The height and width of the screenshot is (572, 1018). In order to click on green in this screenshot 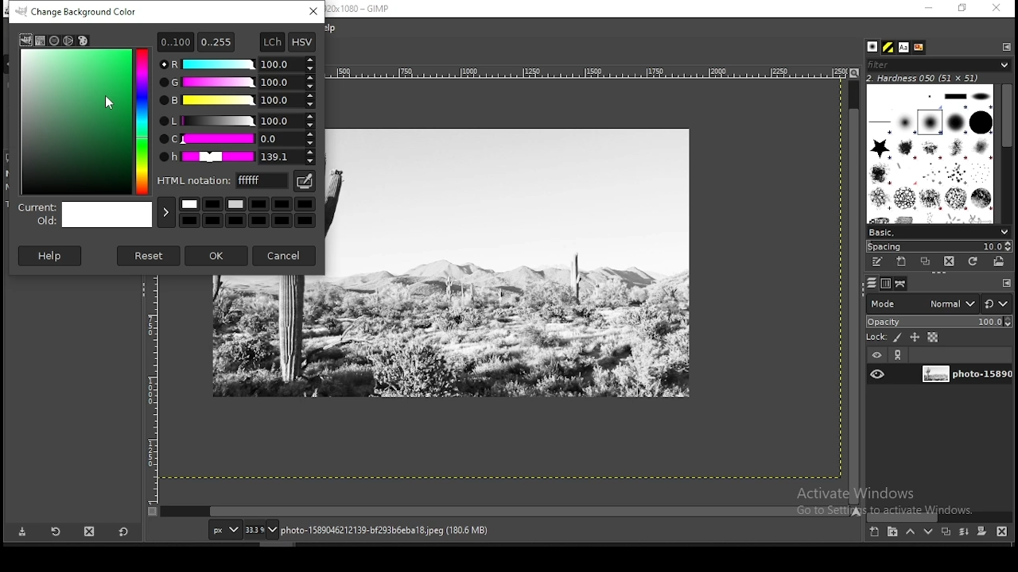, I will do `click(236, 83)`.